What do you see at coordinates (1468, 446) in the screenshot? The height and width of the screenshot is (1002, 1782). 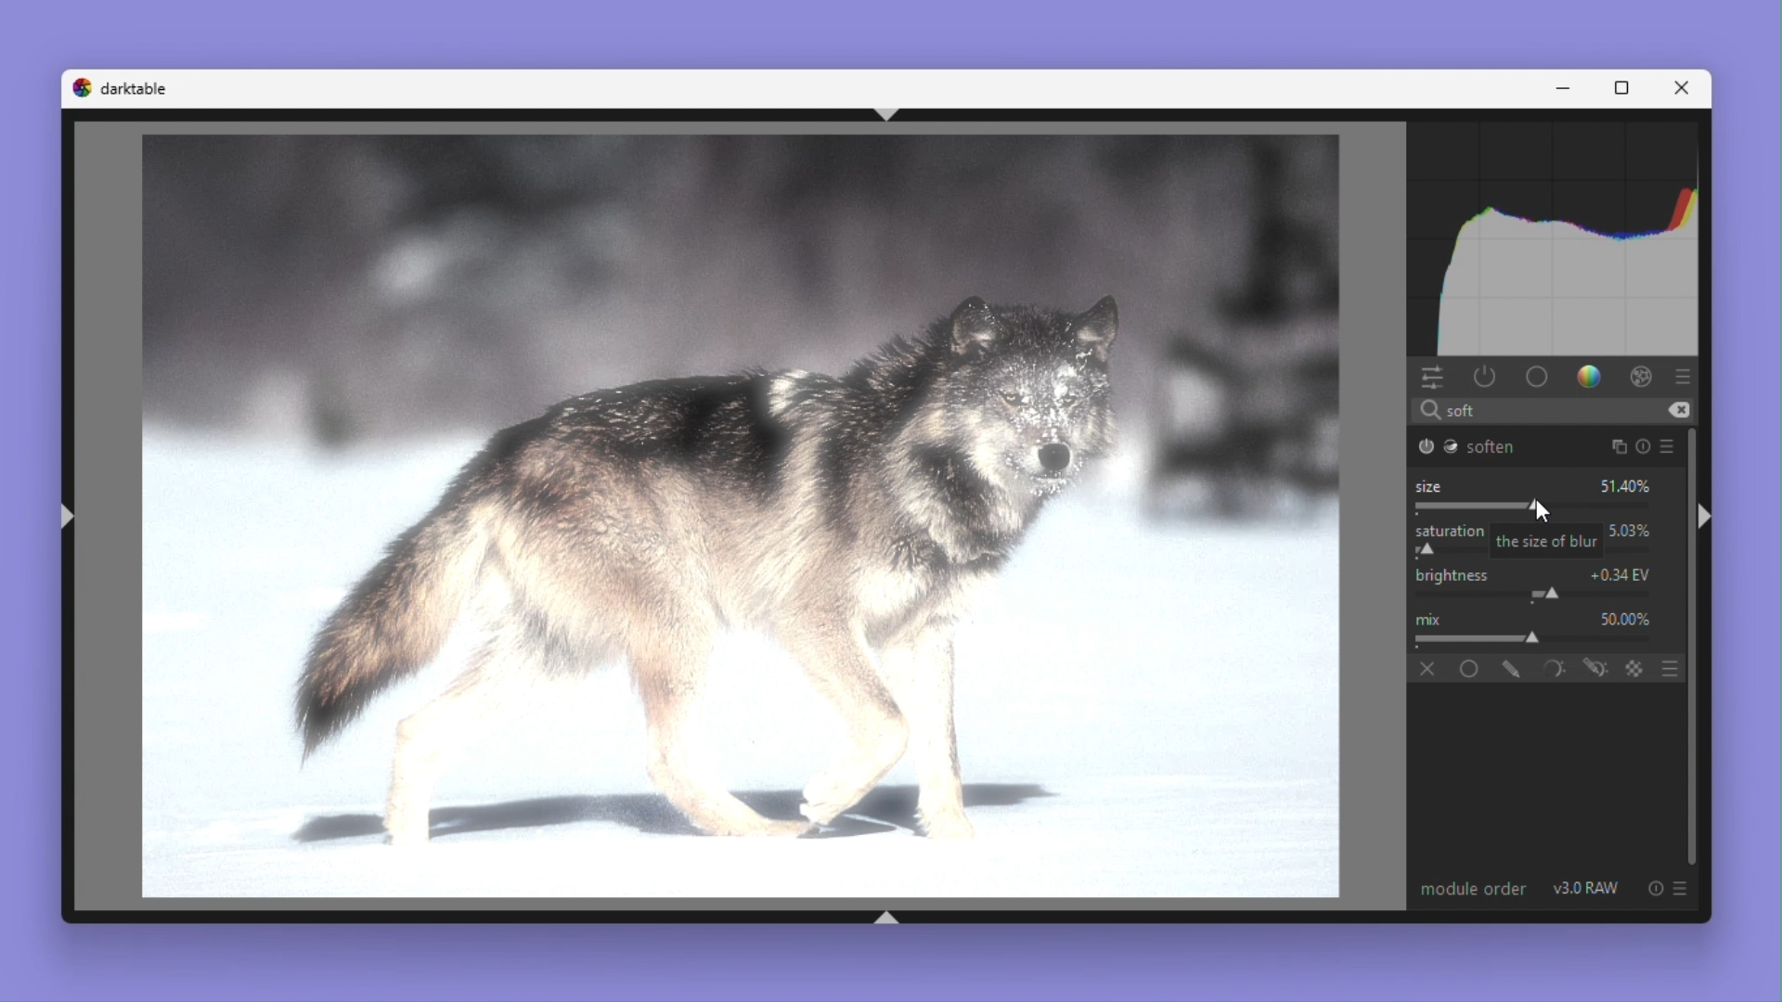 I see `soften` at bounding box center [1468, 446].